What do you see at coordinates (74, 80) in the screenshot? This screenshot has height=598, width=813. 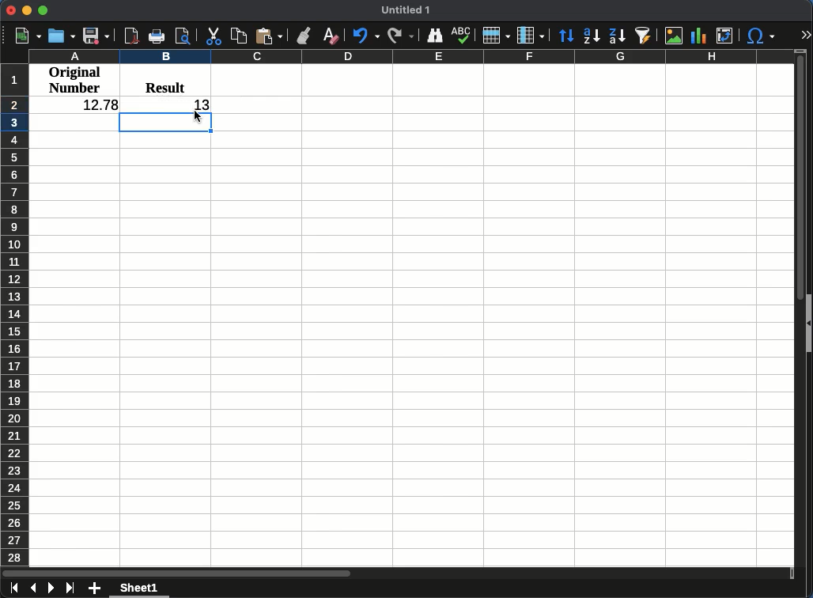 I see `original number` at bounding box center [74, 80].